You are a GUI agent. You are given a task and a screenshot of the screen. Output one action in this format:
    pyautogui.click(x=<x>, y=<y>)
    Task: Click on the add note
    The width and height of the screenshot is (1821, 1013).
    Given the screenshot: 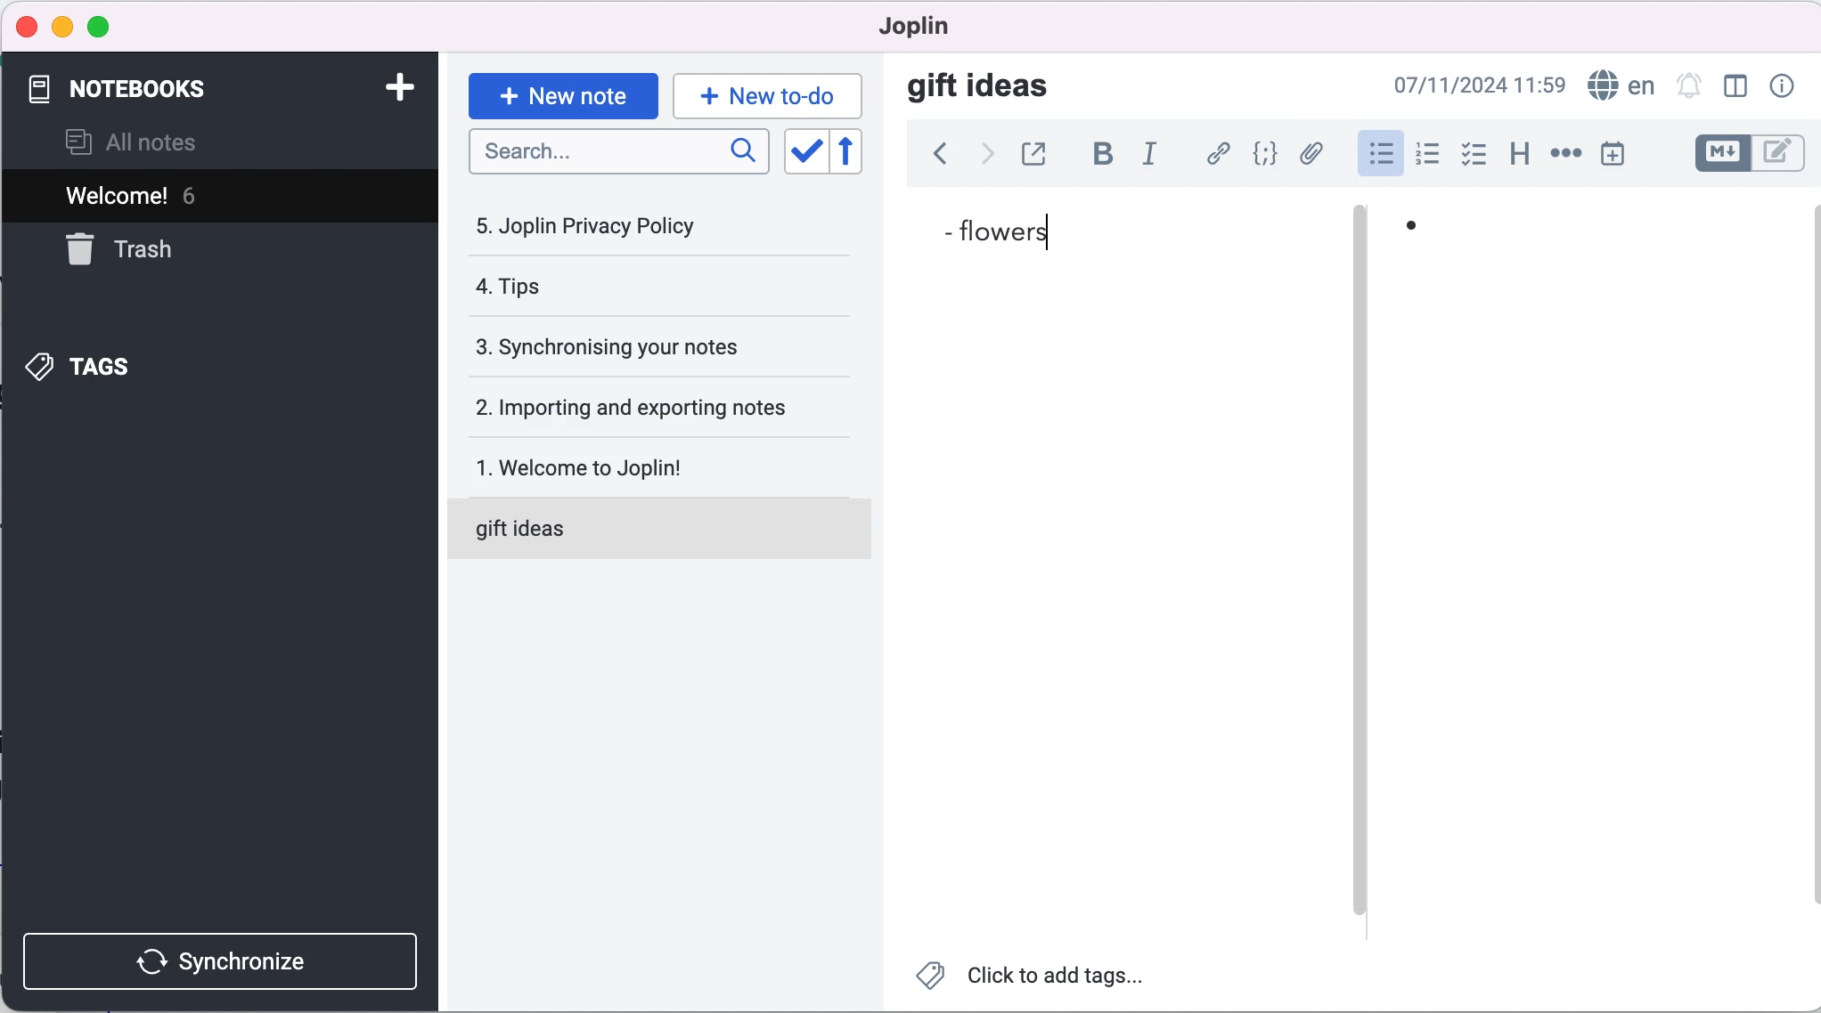 What is the action you would take?
    pyautogui.click(x=390, y=86)
    